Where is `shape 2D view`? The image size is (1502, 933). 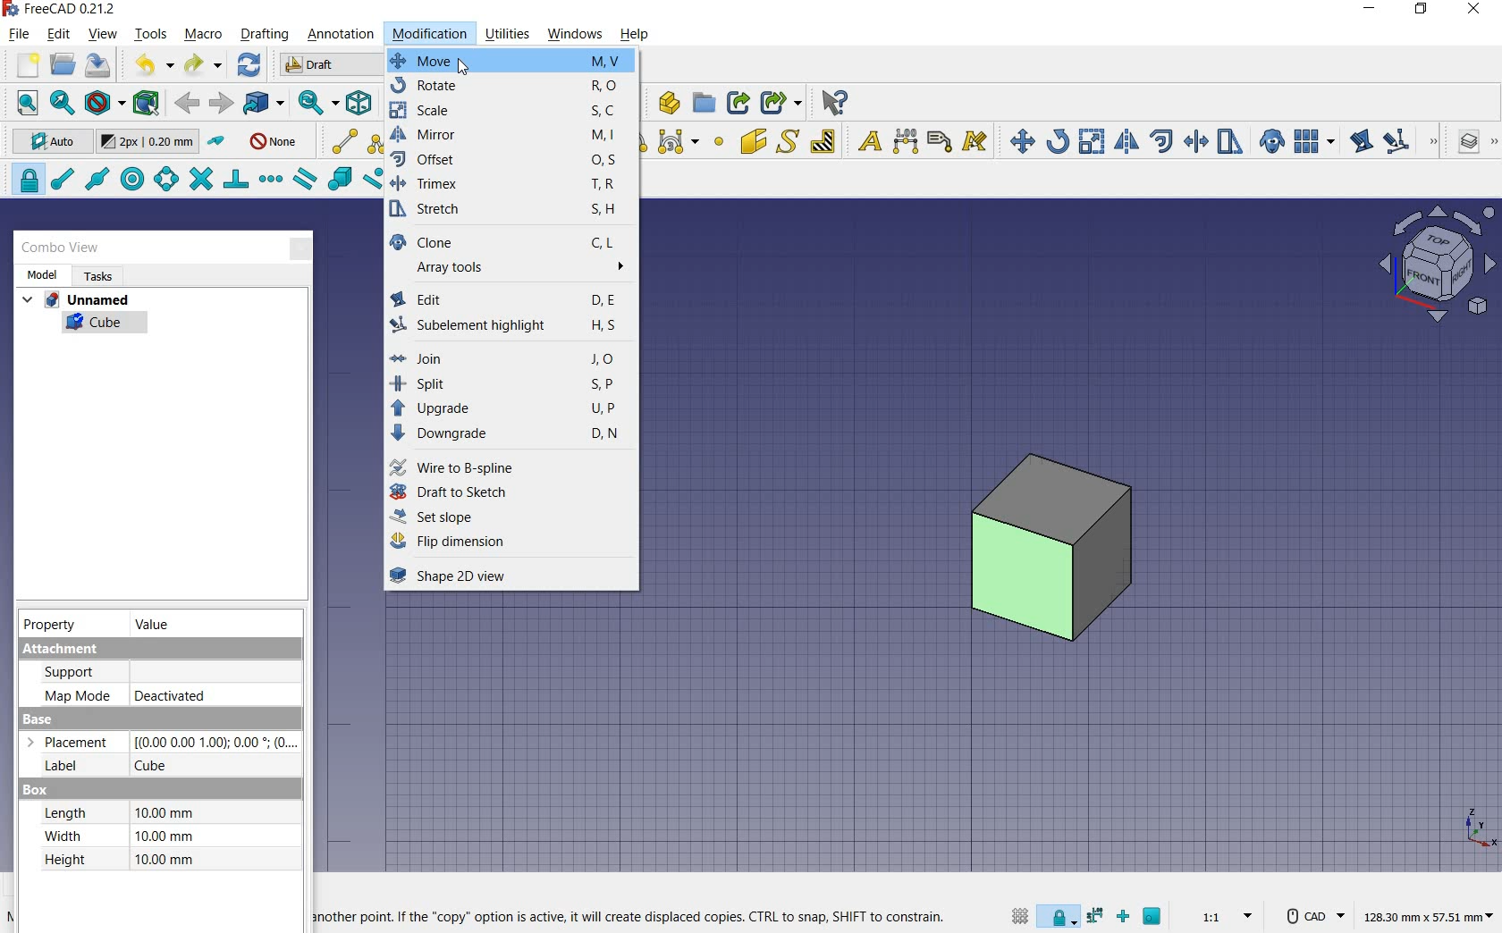
shape 2D view is located at coordinates (502, 576).